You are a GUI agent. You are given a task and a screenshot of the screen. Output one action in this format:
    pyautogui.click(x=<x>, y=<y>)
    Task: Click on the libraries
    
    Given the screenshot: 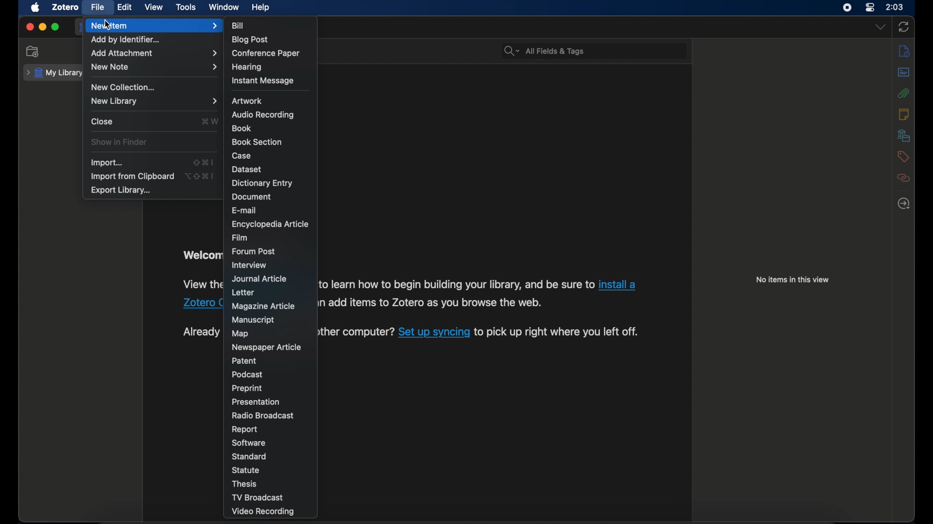 What is the action you would take?
    pyautogui.click(x=903, y=135)
    